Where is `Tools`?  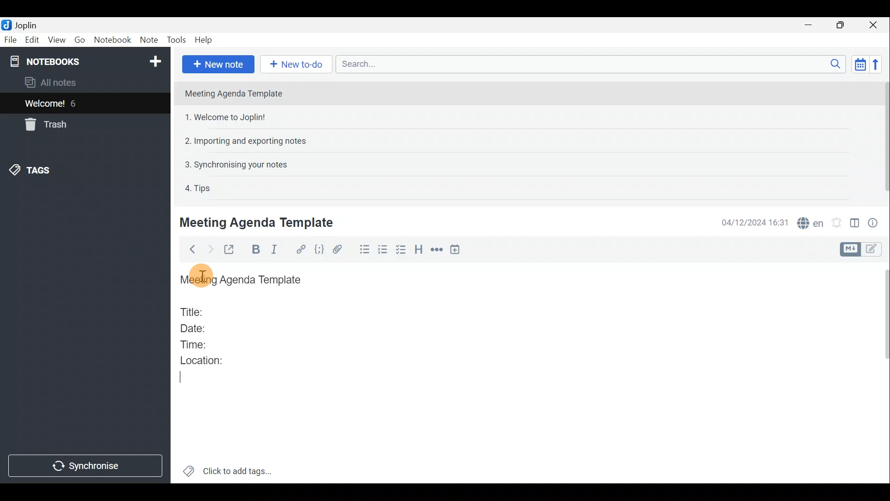 Tools is located at coordinates (176, 39).